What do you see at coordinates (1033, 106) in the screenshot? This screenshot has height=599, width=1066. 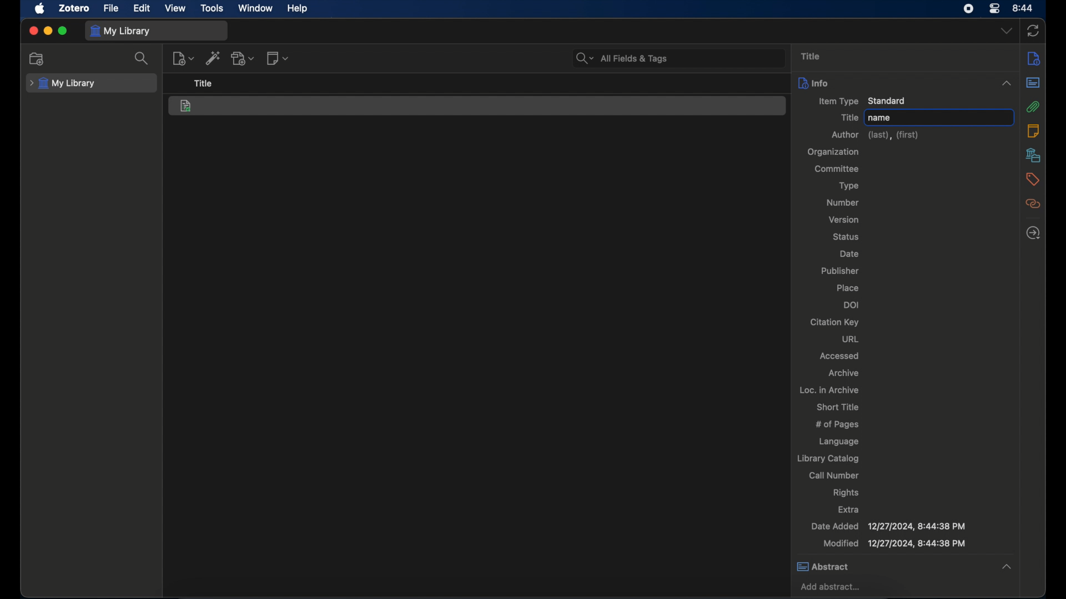 I see `attachments` at bounding box center [1033, 106].